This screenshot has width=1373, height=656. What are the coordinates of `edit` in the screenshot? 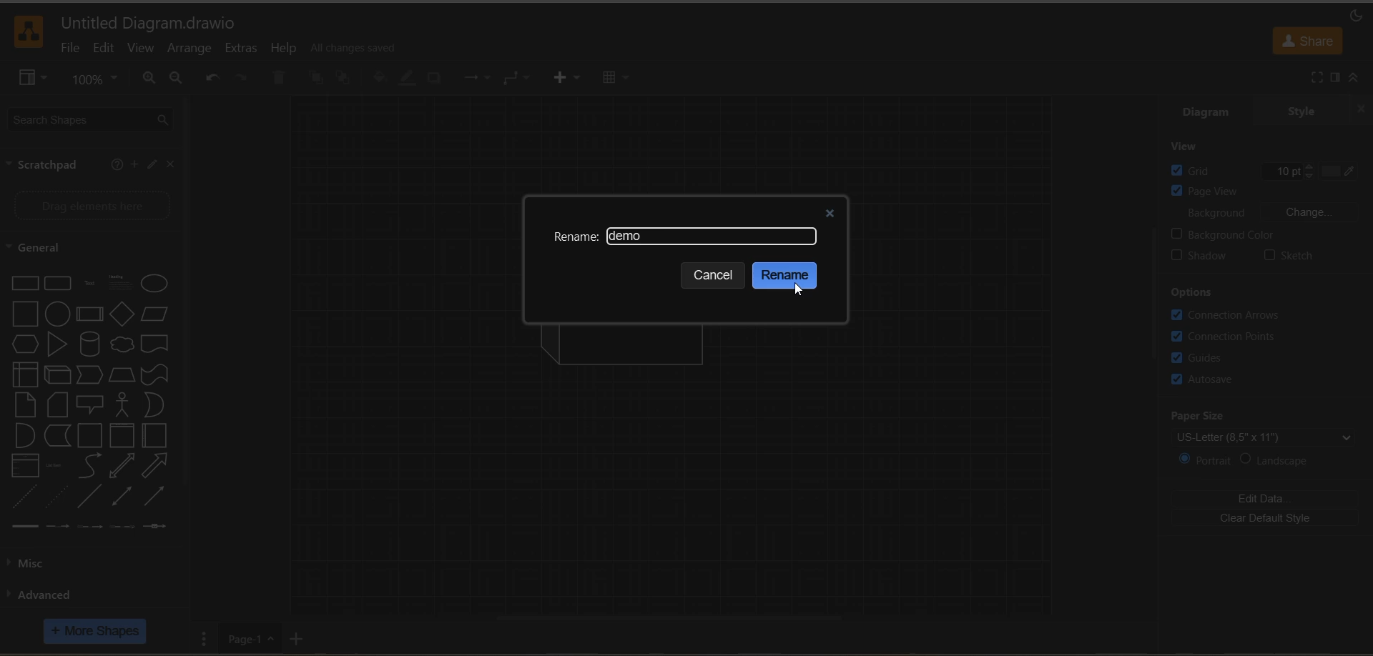 It's located at (107, 50).